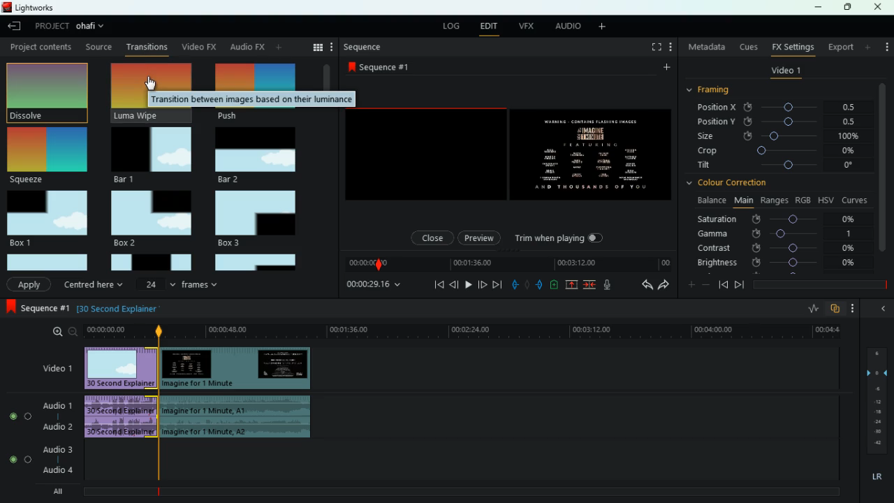 Image resolution: width=894 pixels, height=503 pixels. What do you see at coordinates (59, 405) in the screenshot?
I see `audio 1` at bounding box center [59, 405].